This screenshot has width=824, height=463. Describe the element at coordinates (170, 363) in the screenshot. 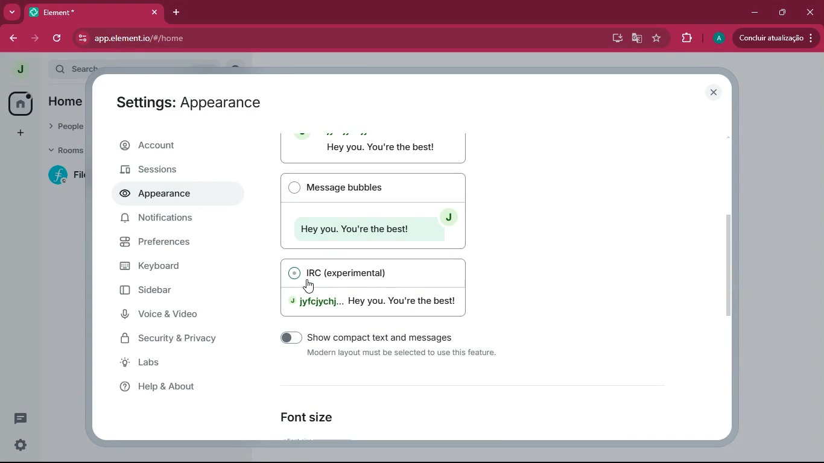

I see `labs` at that location.